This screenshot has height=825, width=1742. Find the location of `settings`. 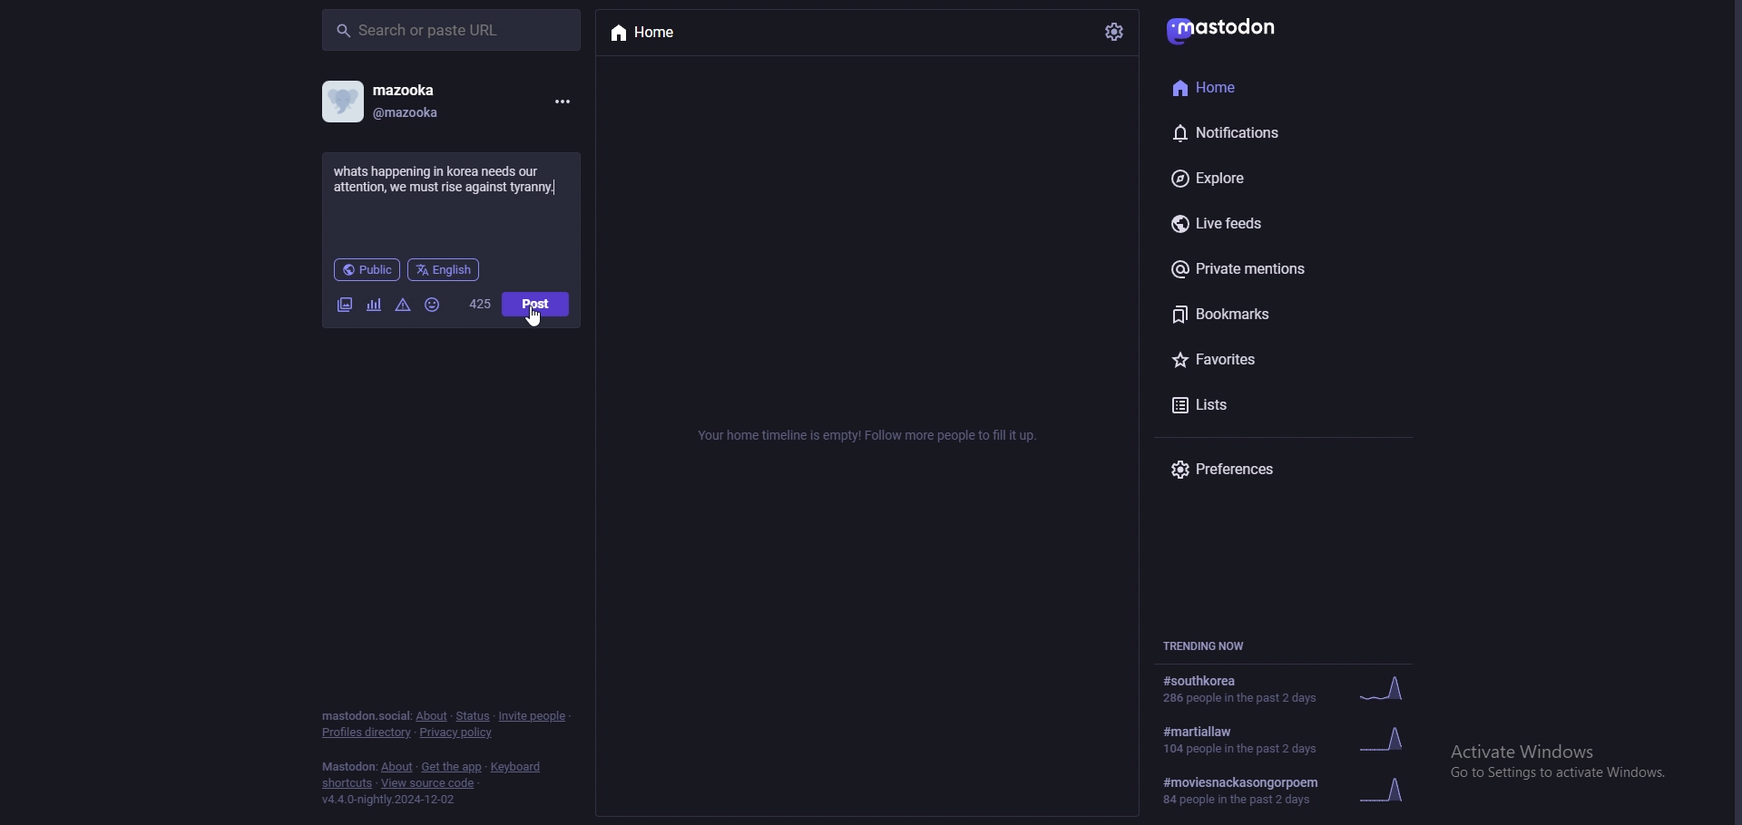

settings is located at coordinates (1115, 32).